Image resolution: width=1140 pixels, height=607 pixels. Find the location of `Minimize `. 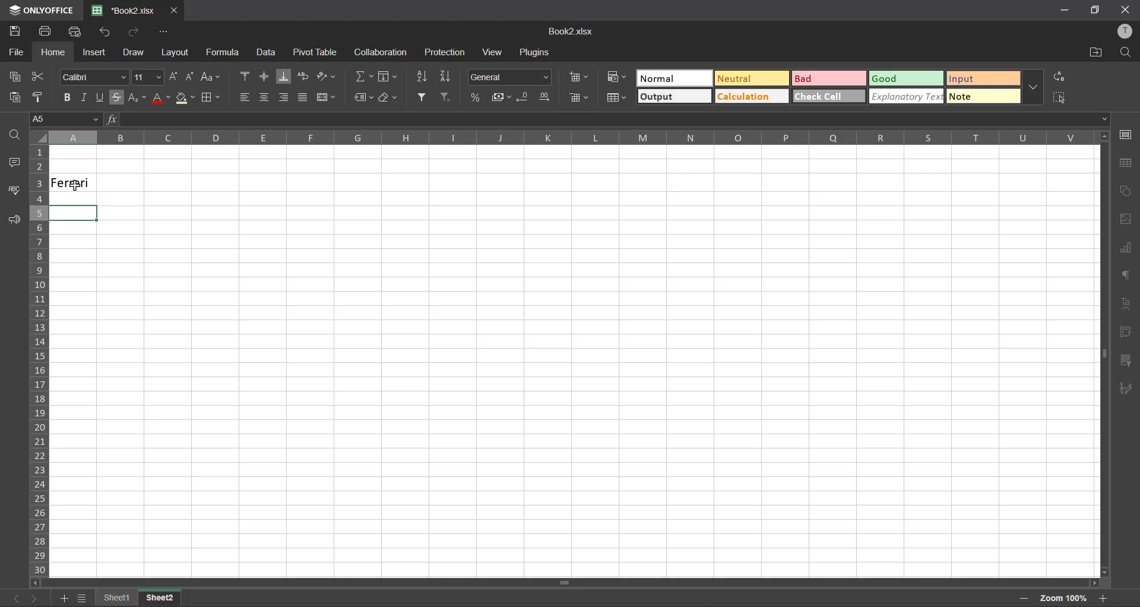

Minimize  is located at coordinates (1065, 10).